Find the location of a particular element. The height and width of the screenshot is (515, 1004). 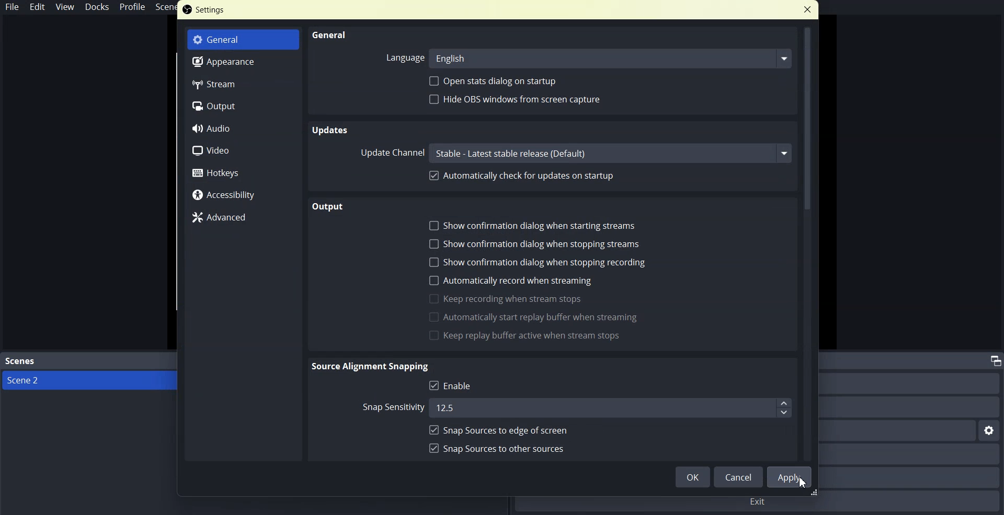

Hotkeys is located at coordinates (243, 171).